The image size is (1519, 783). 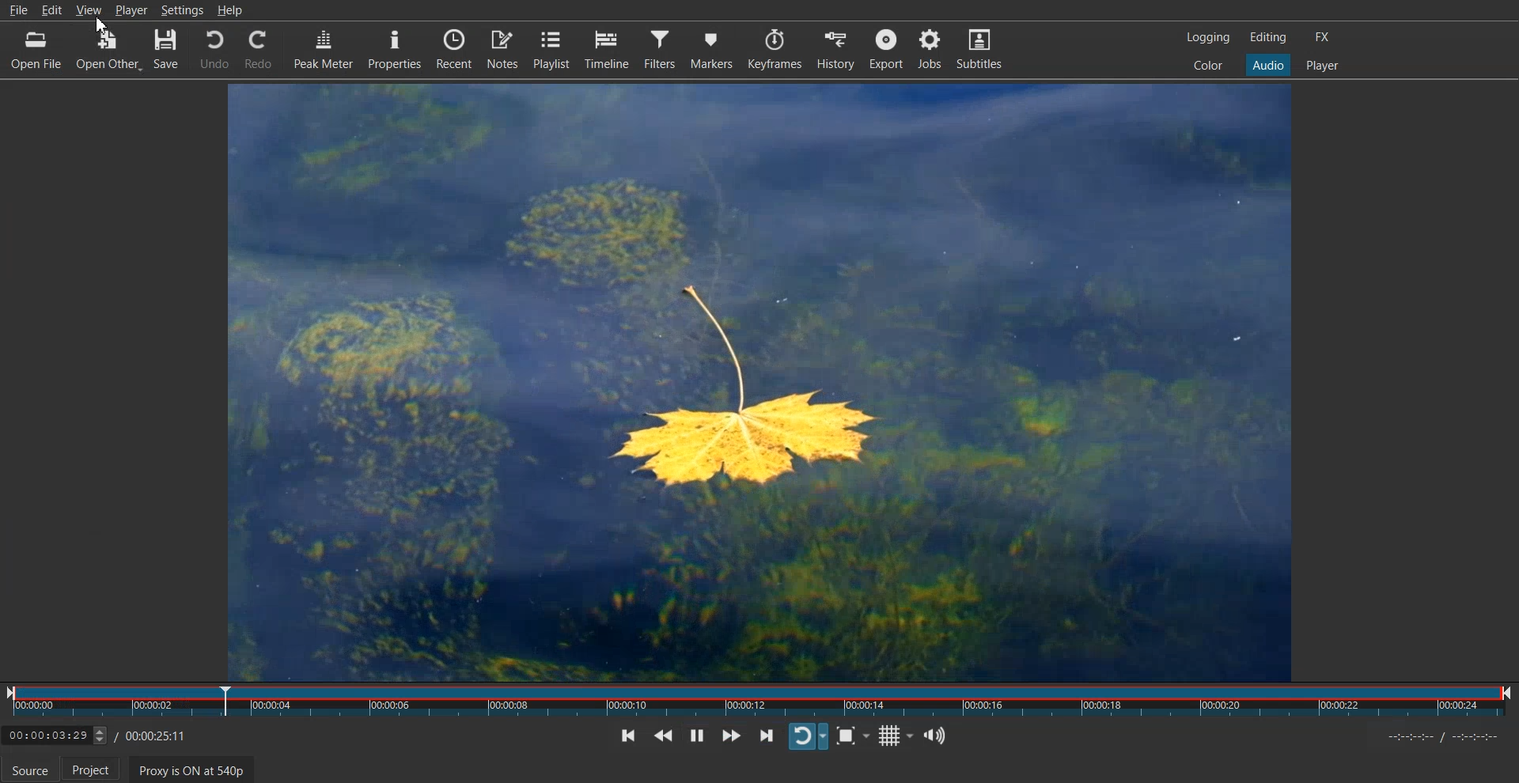 What do you see at coordinates (1320, 37) in the screenshot?
I see `FX` at bounding box center [1320, 37].